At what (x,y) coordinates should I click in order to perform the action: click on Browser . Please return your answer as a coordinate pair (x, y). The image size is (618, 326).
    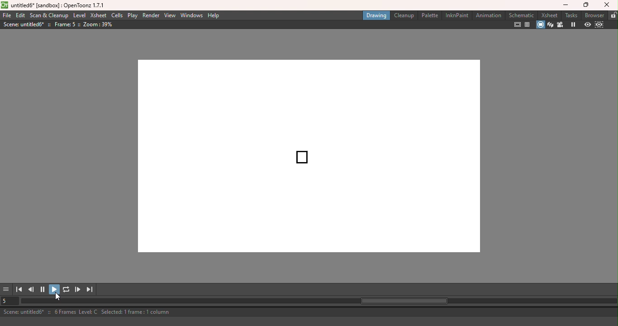
    Looking at the image, I should click on (594, 15).